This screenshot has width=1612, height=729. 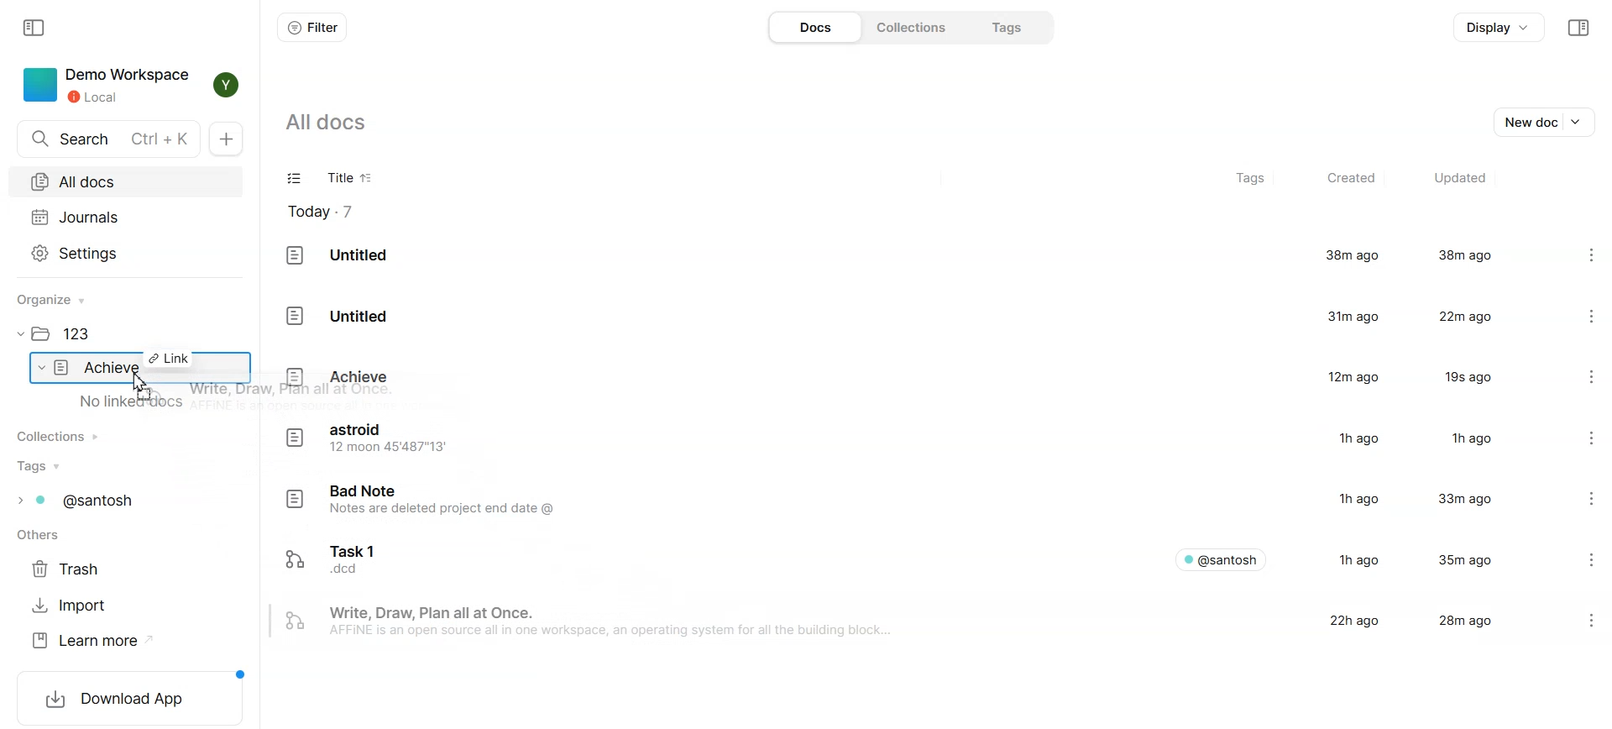 I want to click on Doc File, so click(x=902, y=622).